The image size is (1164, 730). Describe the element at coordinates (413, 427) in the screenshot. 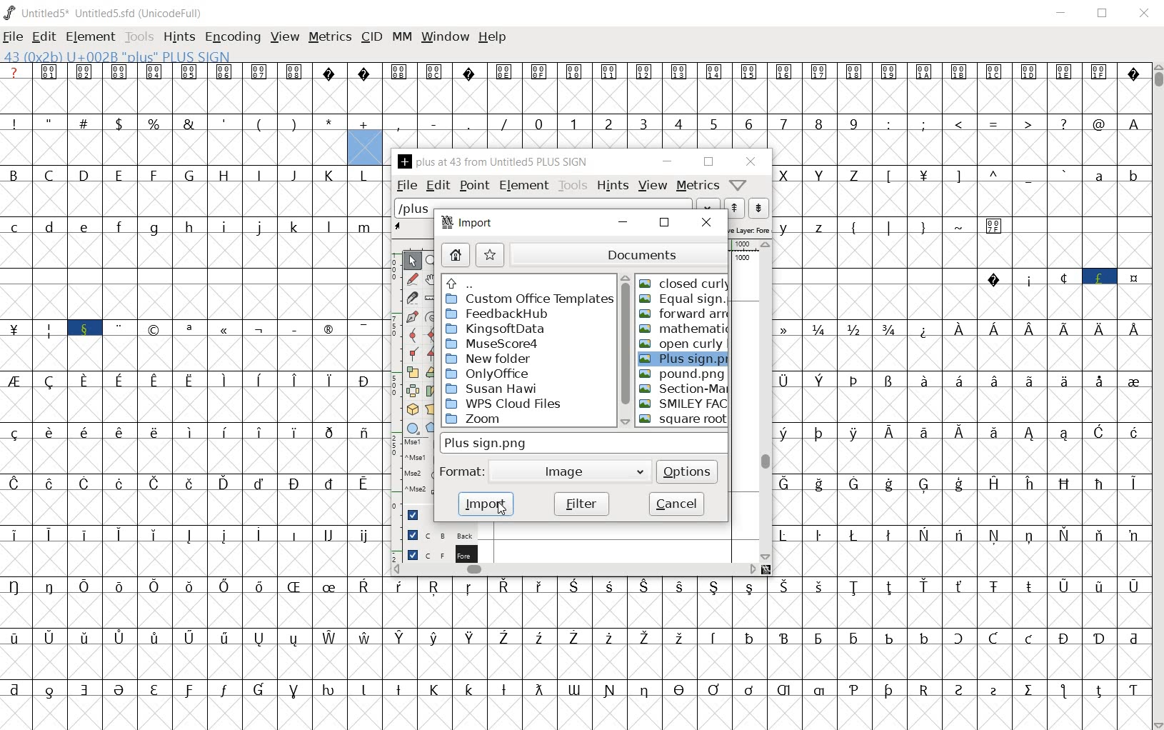

I see `rectangle or ellipse` at that location.